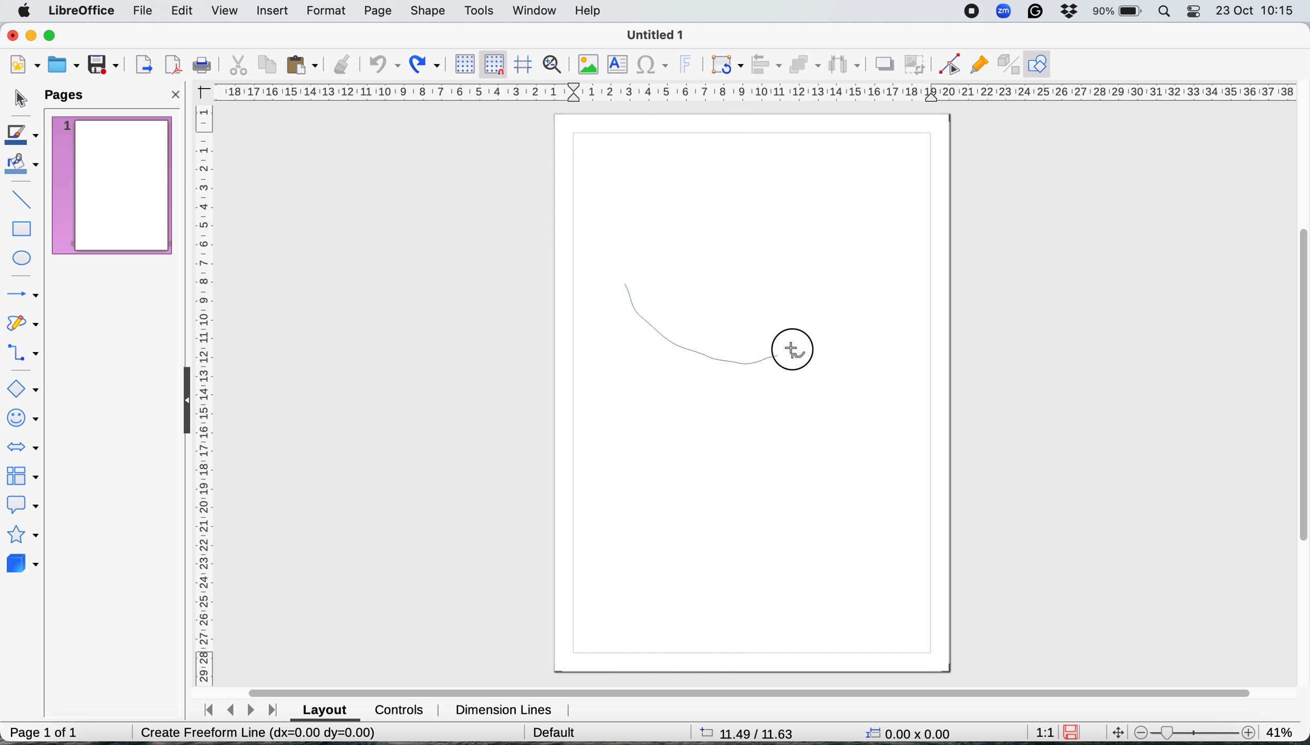 The width and height of the screenshot is (1310, 745). Describe the element at coordinates (173, 64) in the screenshot. I see `export directly as pdf` at that location.